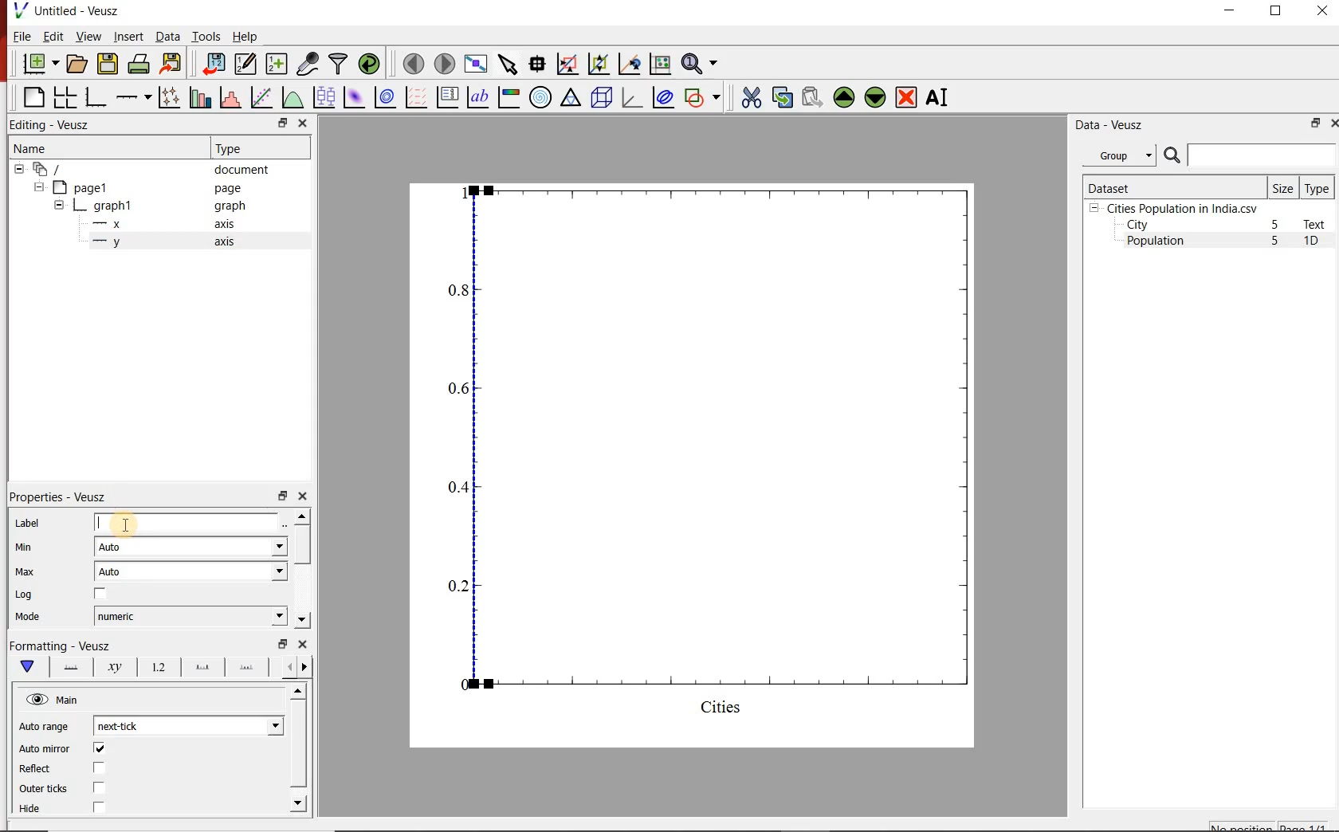  What do you see at coordinates (205, 36) in the screenshot?
I see `Tools` at bounding box center [205, 36].